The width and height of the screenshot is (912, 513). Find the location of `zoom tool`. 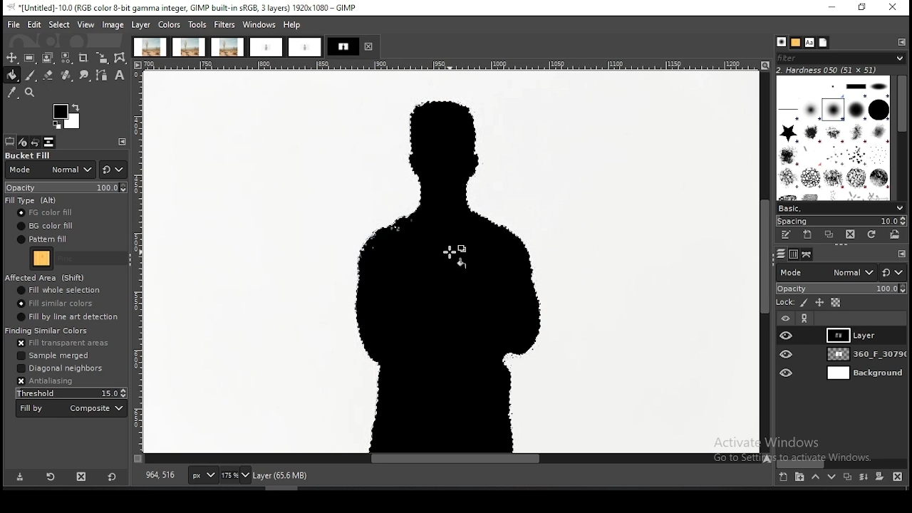

zoom tool is located at coordinates (28, 91).